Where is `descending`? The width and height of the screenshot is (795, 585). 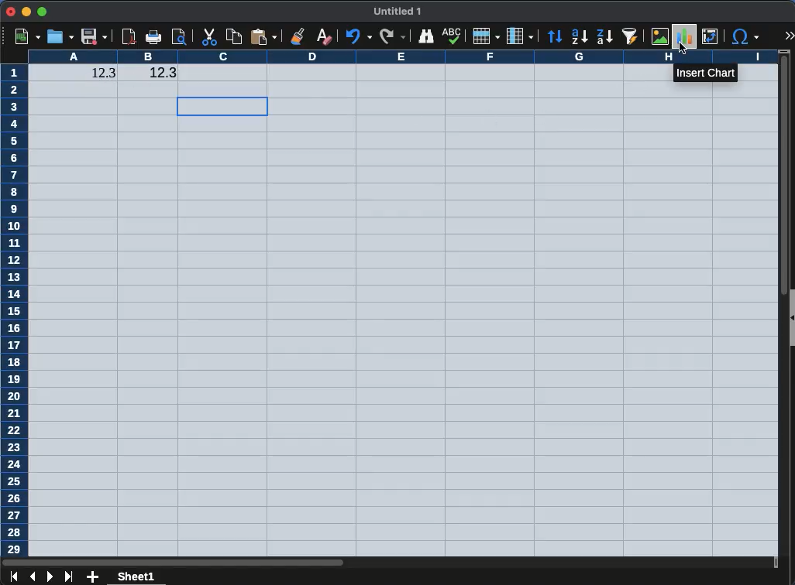
descending is located at coordinates (604, 37).